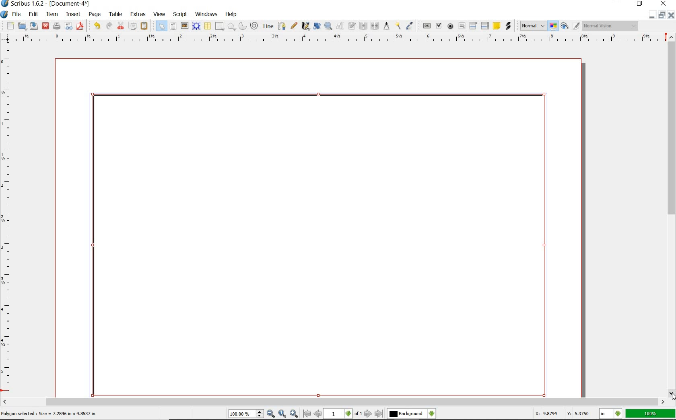 The height and width of the screenshot is (420, 676). I want to click on zoom to 100%, so click(283, 414).